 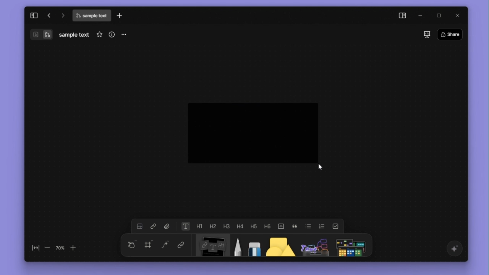 I want to click on shape, so click(x=277, y=246).